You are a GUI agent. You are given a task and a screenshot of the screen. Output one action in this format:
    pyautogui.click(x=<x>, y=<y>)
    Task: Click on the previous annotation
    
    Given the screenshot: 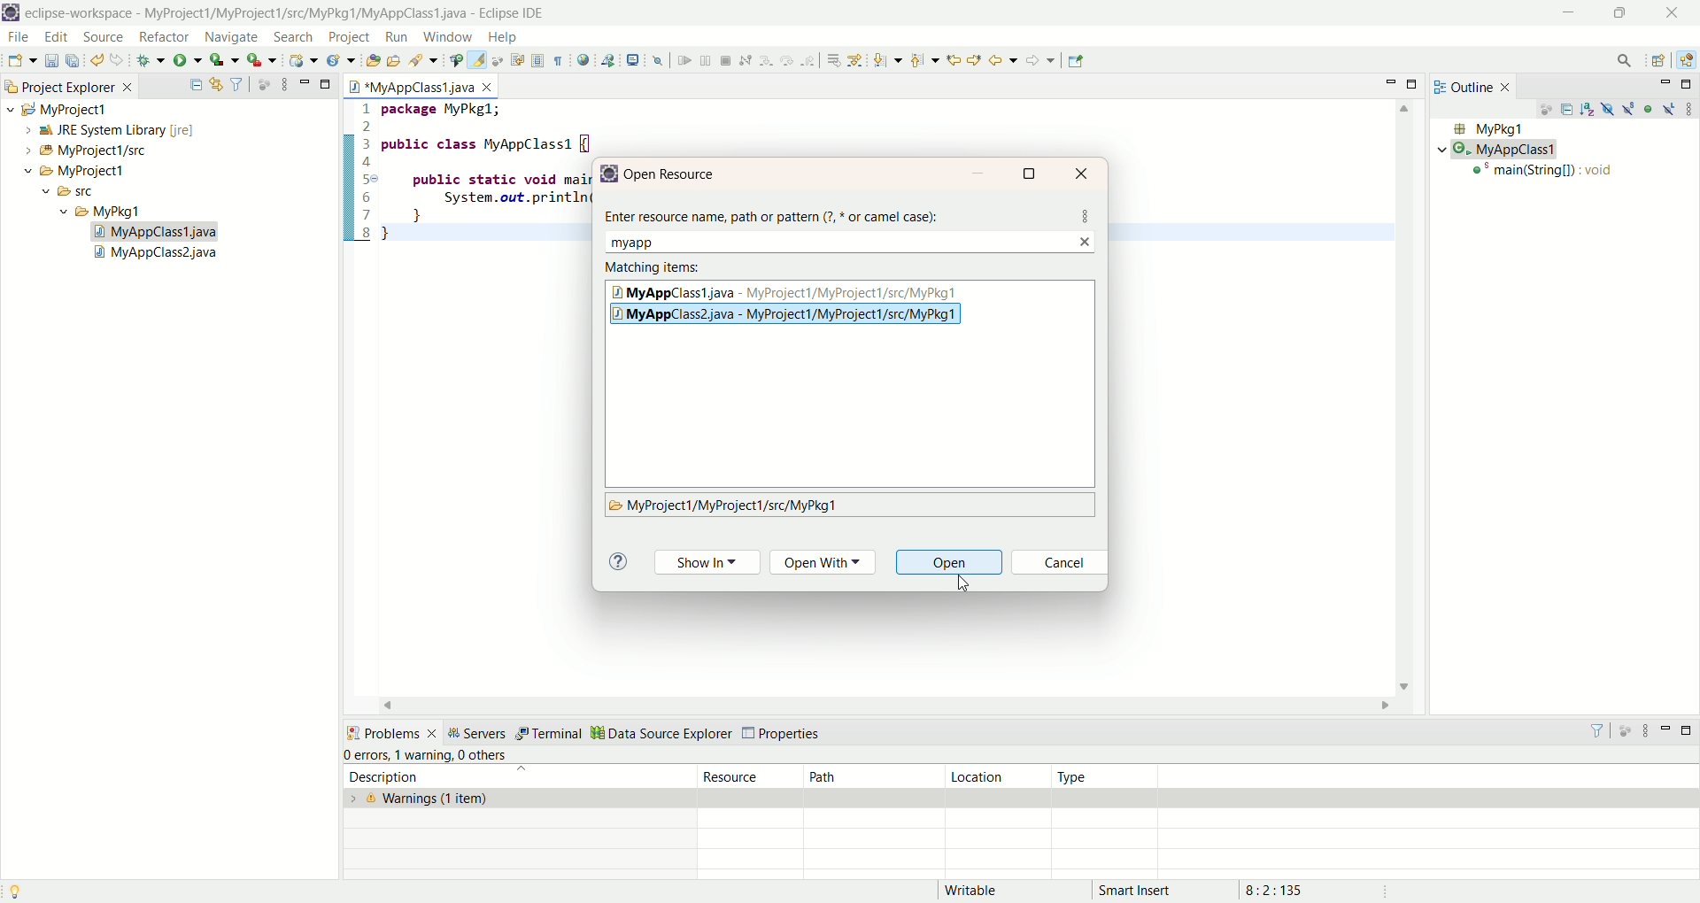 What is the action you would take?
    pyautogui.click(x=924, y=60)
    